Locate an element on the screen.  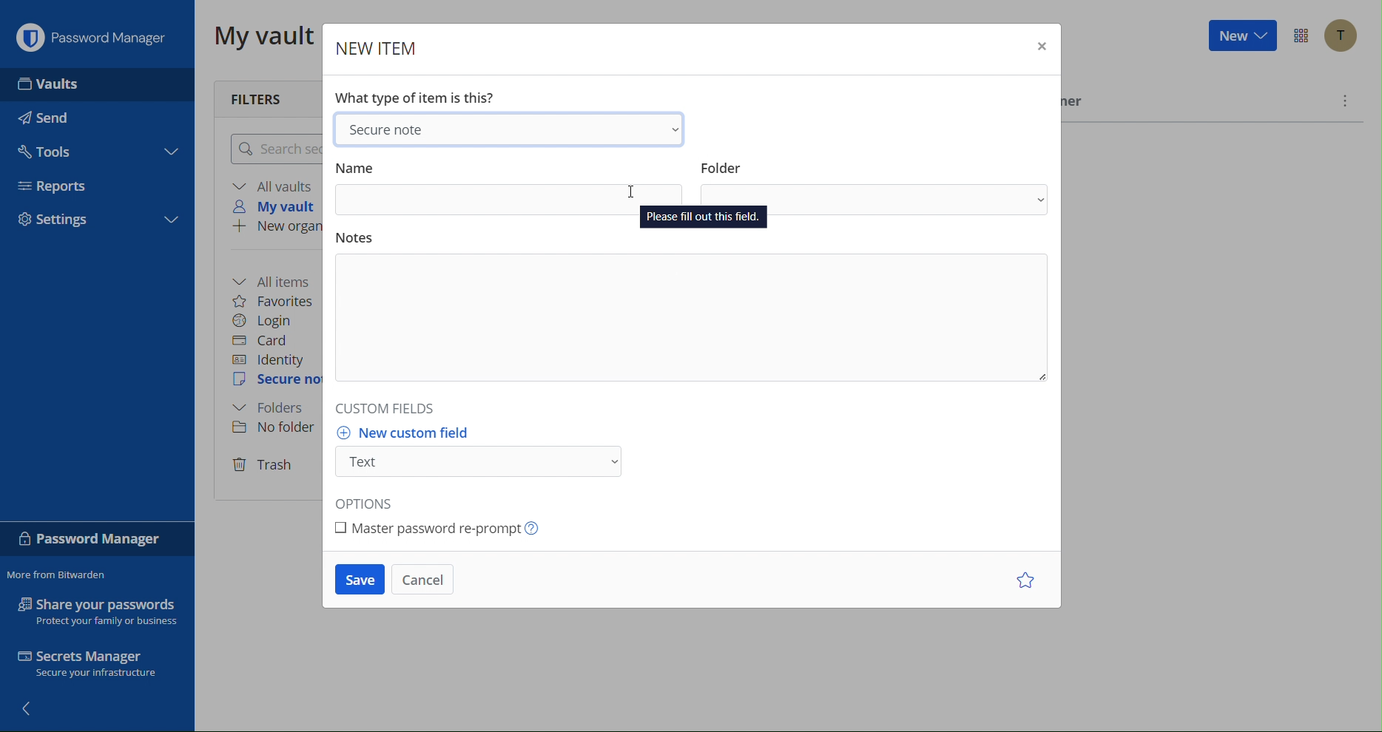
My vault is located at coordinates (259, 37).